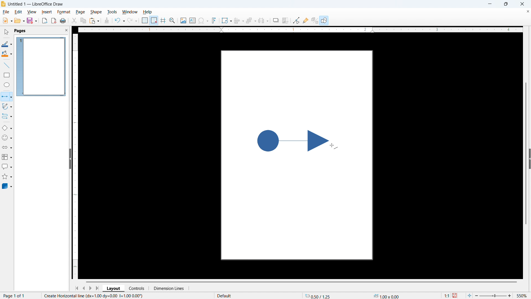 This screenshot has width=531, height=299. I want to click on Go to last page , so click(98, 288).